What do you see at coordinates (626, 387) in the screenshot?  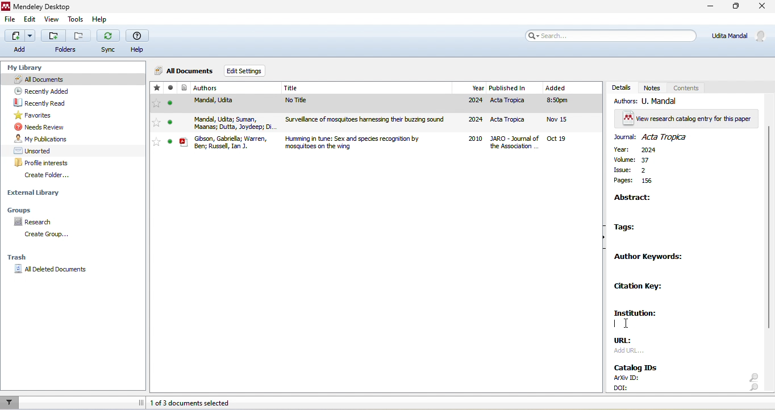 I see `doi` at bounding box center [626, 387].